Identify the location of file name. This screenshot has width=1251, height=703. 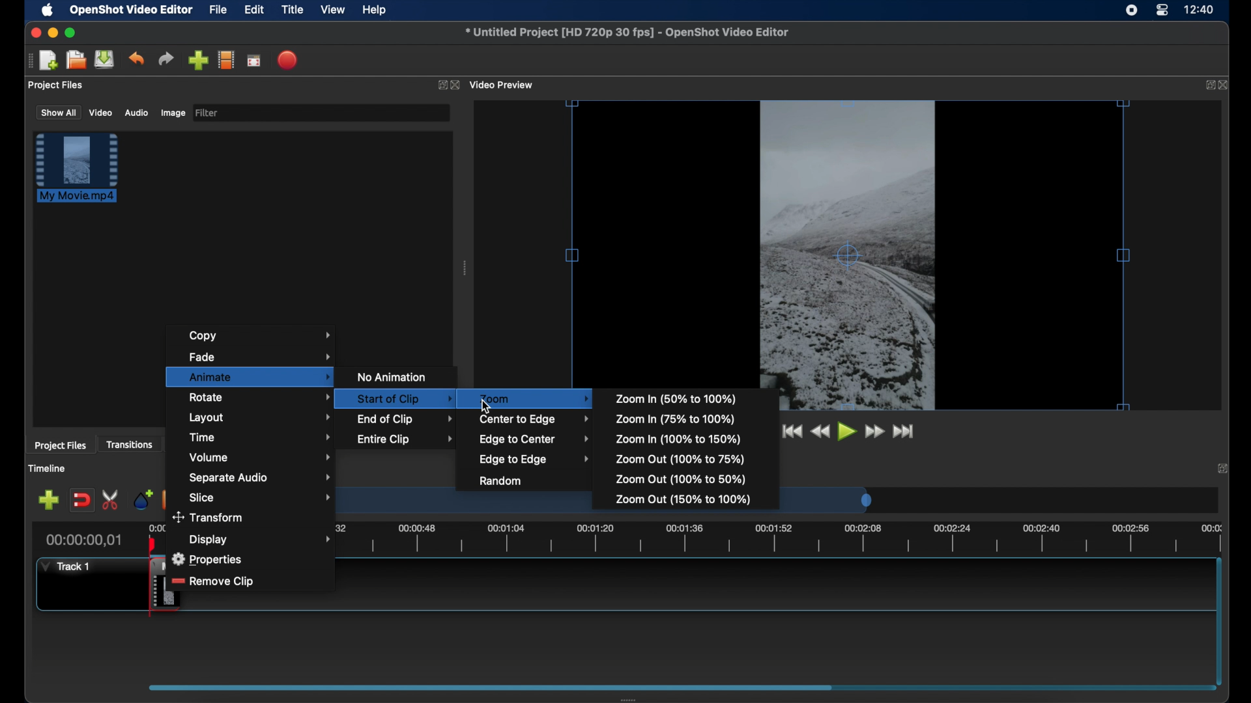
(627, 32).